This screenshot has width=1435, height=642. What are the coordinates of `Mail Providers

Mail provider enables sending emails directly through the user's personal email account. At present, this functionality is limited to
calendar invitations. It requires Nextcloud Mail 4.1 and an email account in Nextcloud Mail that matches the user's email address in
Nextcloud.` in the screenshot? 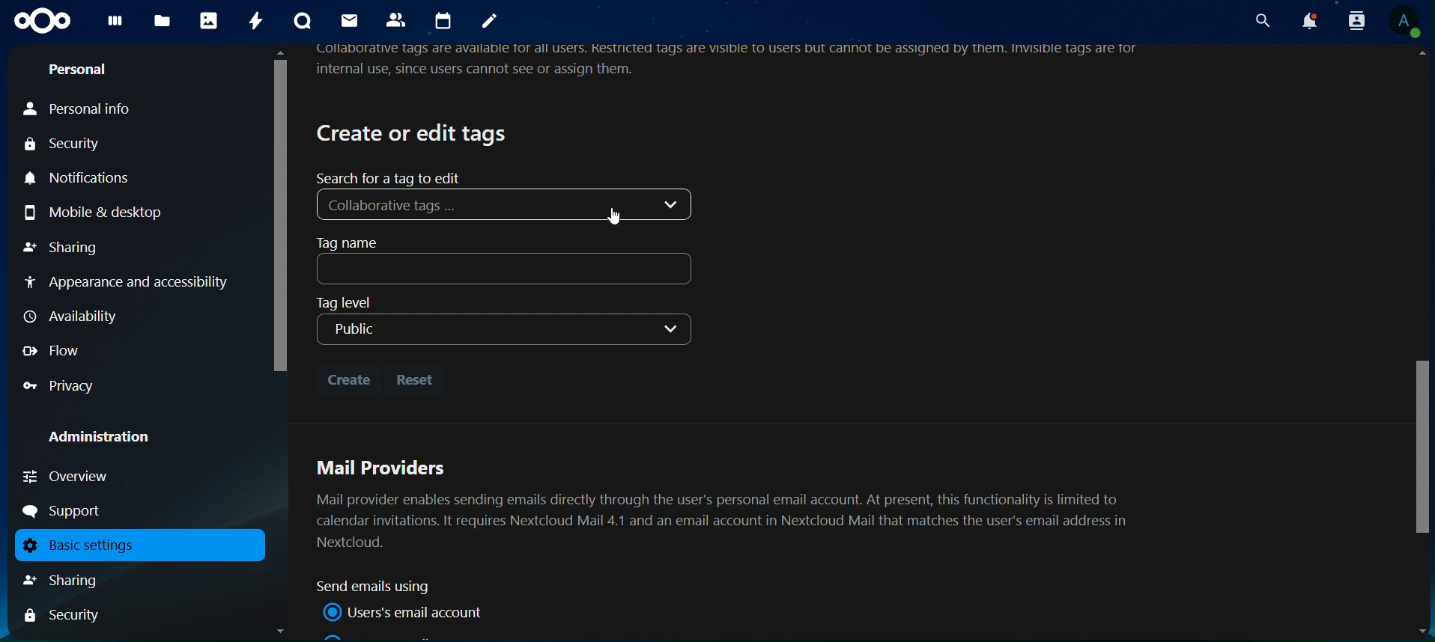 It's located at (728, 502).